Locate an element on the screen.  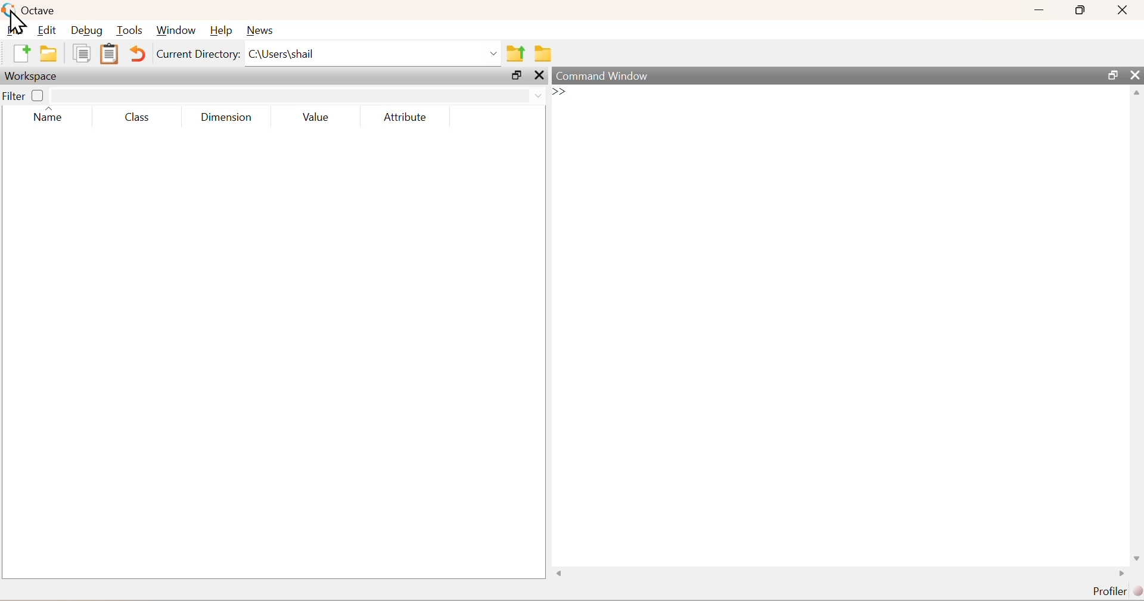
close is located at coordinates (1136, 75).